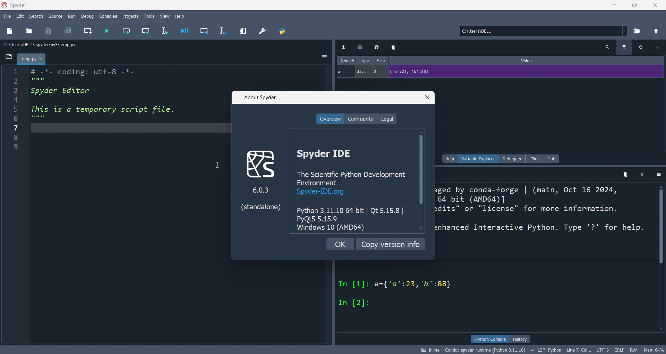 This screenshot has width=666, height=354. What do you see at coordinates (553, 159) in the screenshot?
I see `plots` at bounding box center [553, 159].